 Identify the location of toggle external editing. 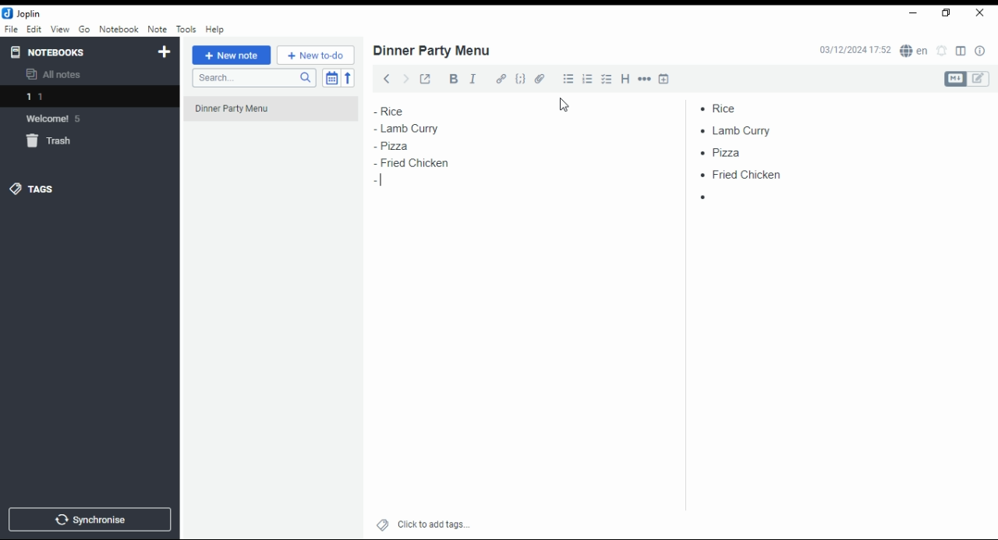
(424, 78).